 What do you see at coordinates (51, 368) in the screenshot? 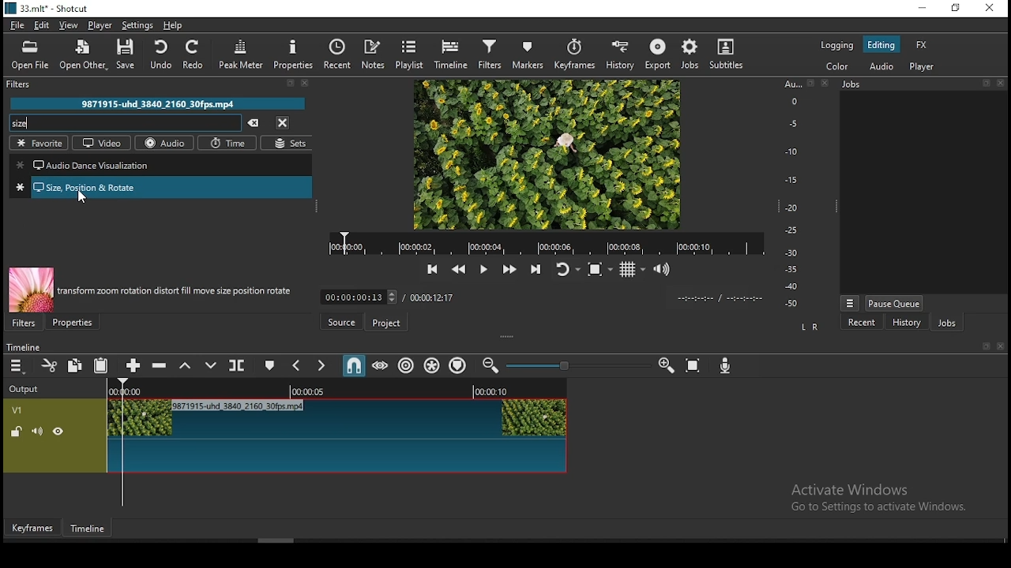
I see `cut` at bounding box center [51, 368].